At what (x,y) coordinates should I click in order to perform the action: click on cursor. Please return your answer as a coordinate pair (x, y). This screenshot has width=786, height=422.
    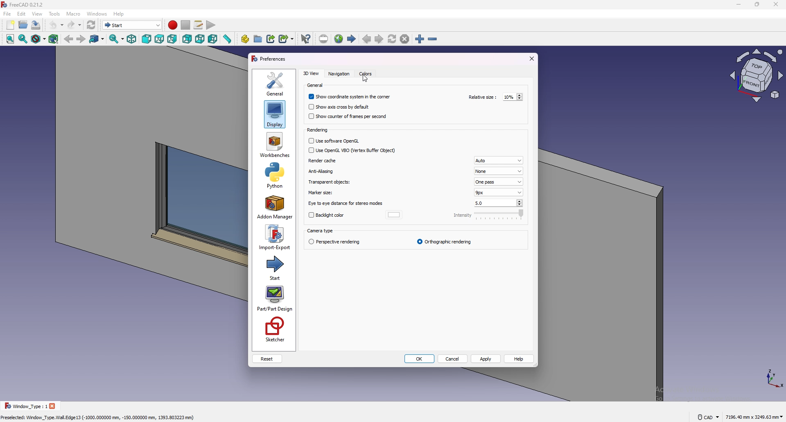
    Looking at the image, I should click on (366, 79).